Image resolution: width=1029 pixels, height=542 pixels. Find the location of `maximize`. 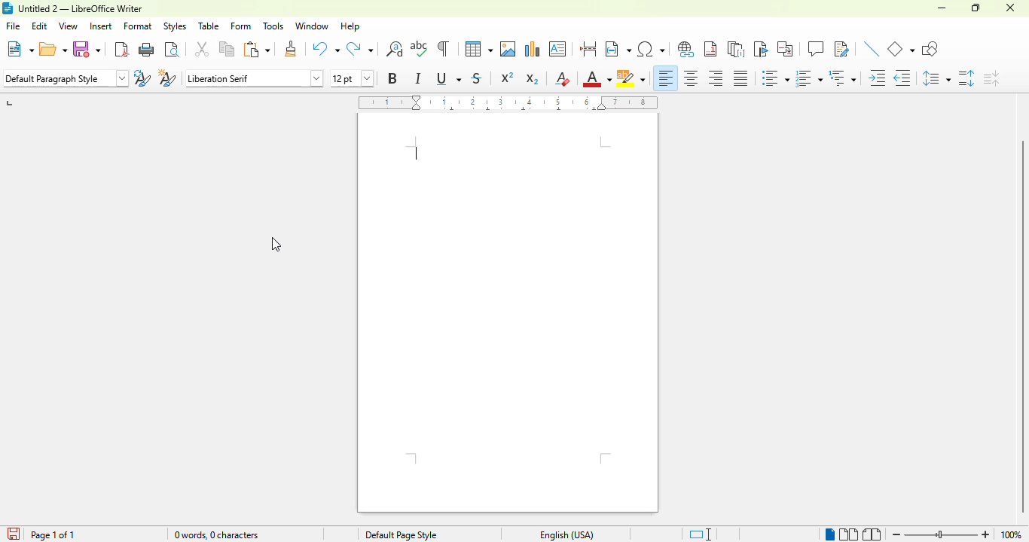

maximize is located at coordinates (975, 8).